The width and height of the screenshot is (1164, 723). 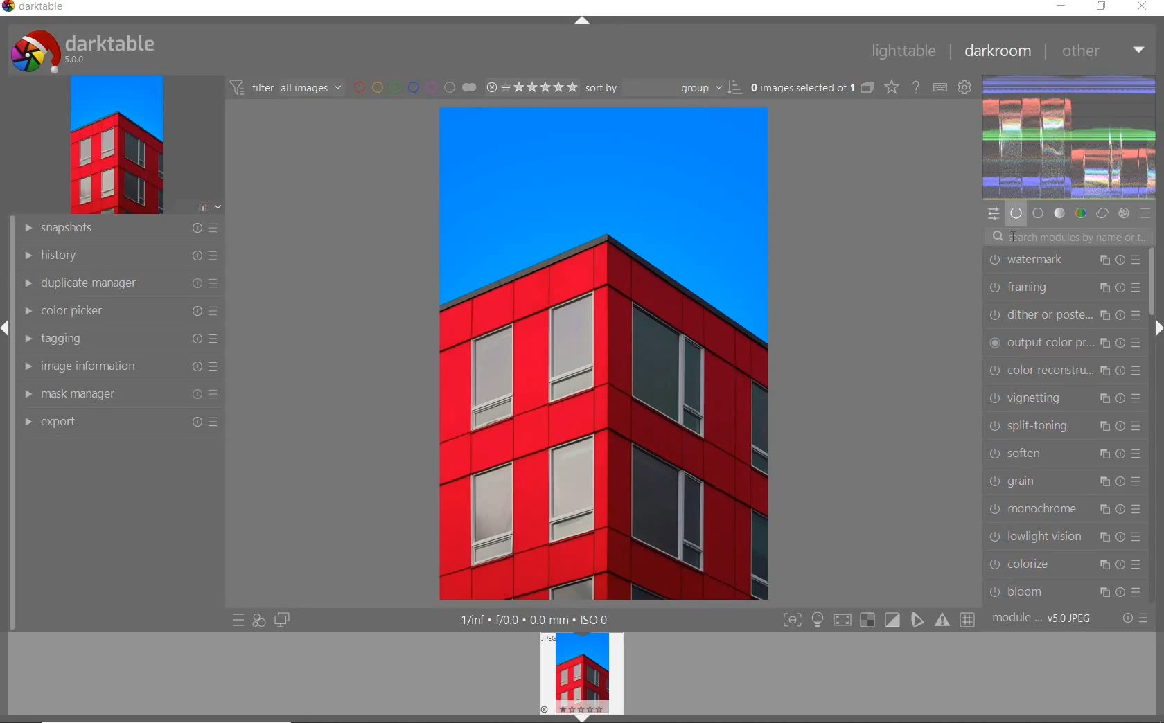 I want to click on highlight, so click(x=819, y=623).